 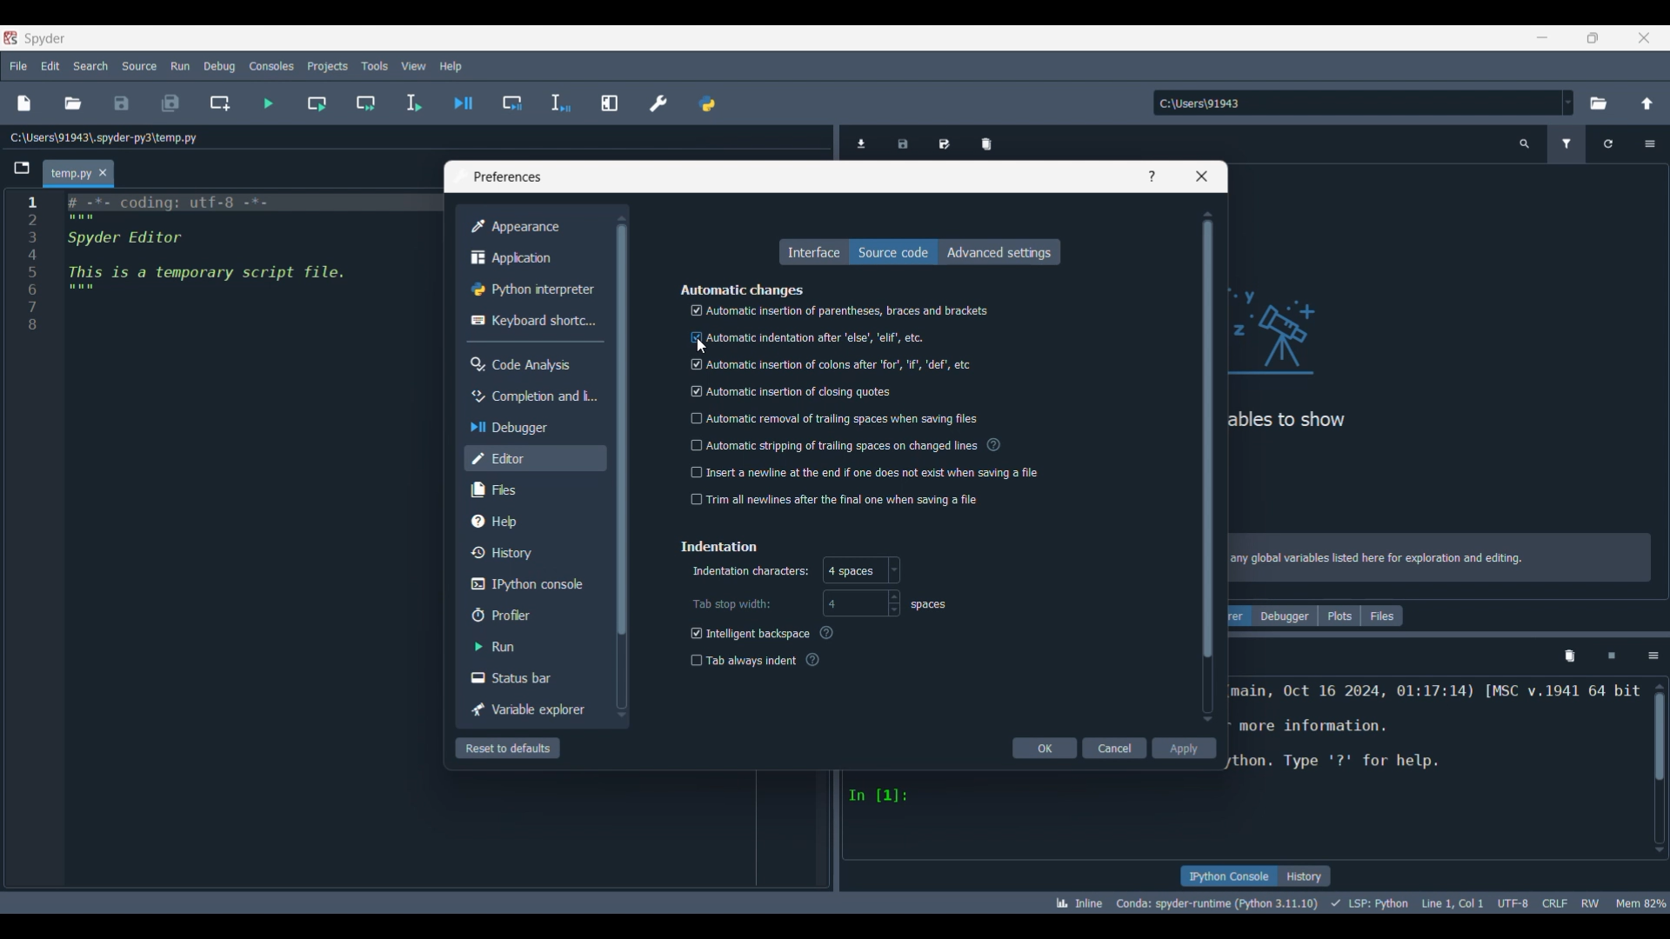 What do you see at coordinates (533, 428) in the screenshot?
I see `Debugger` at bounding box center [533, 428].